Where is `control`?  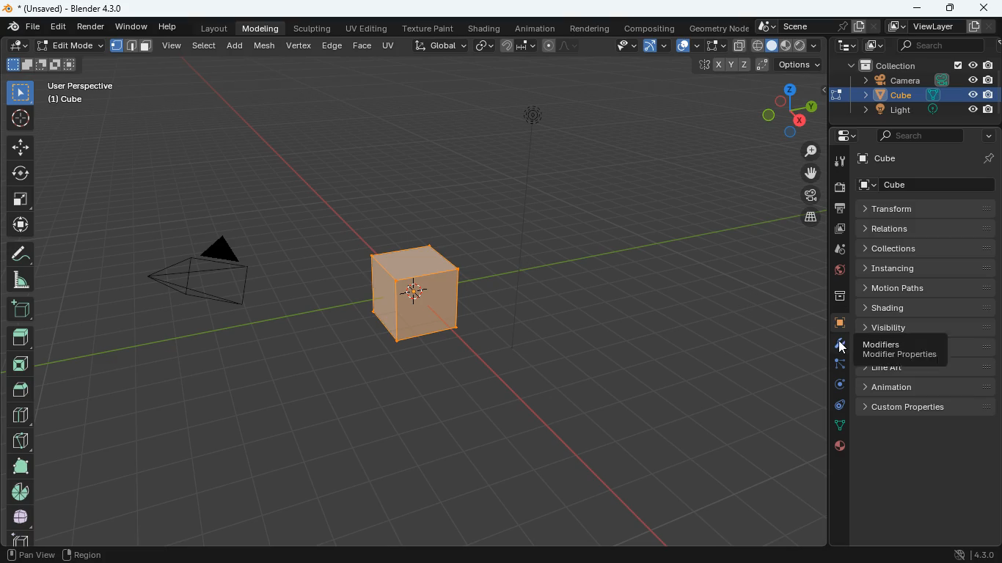
control is located at coordinates (836, 406).